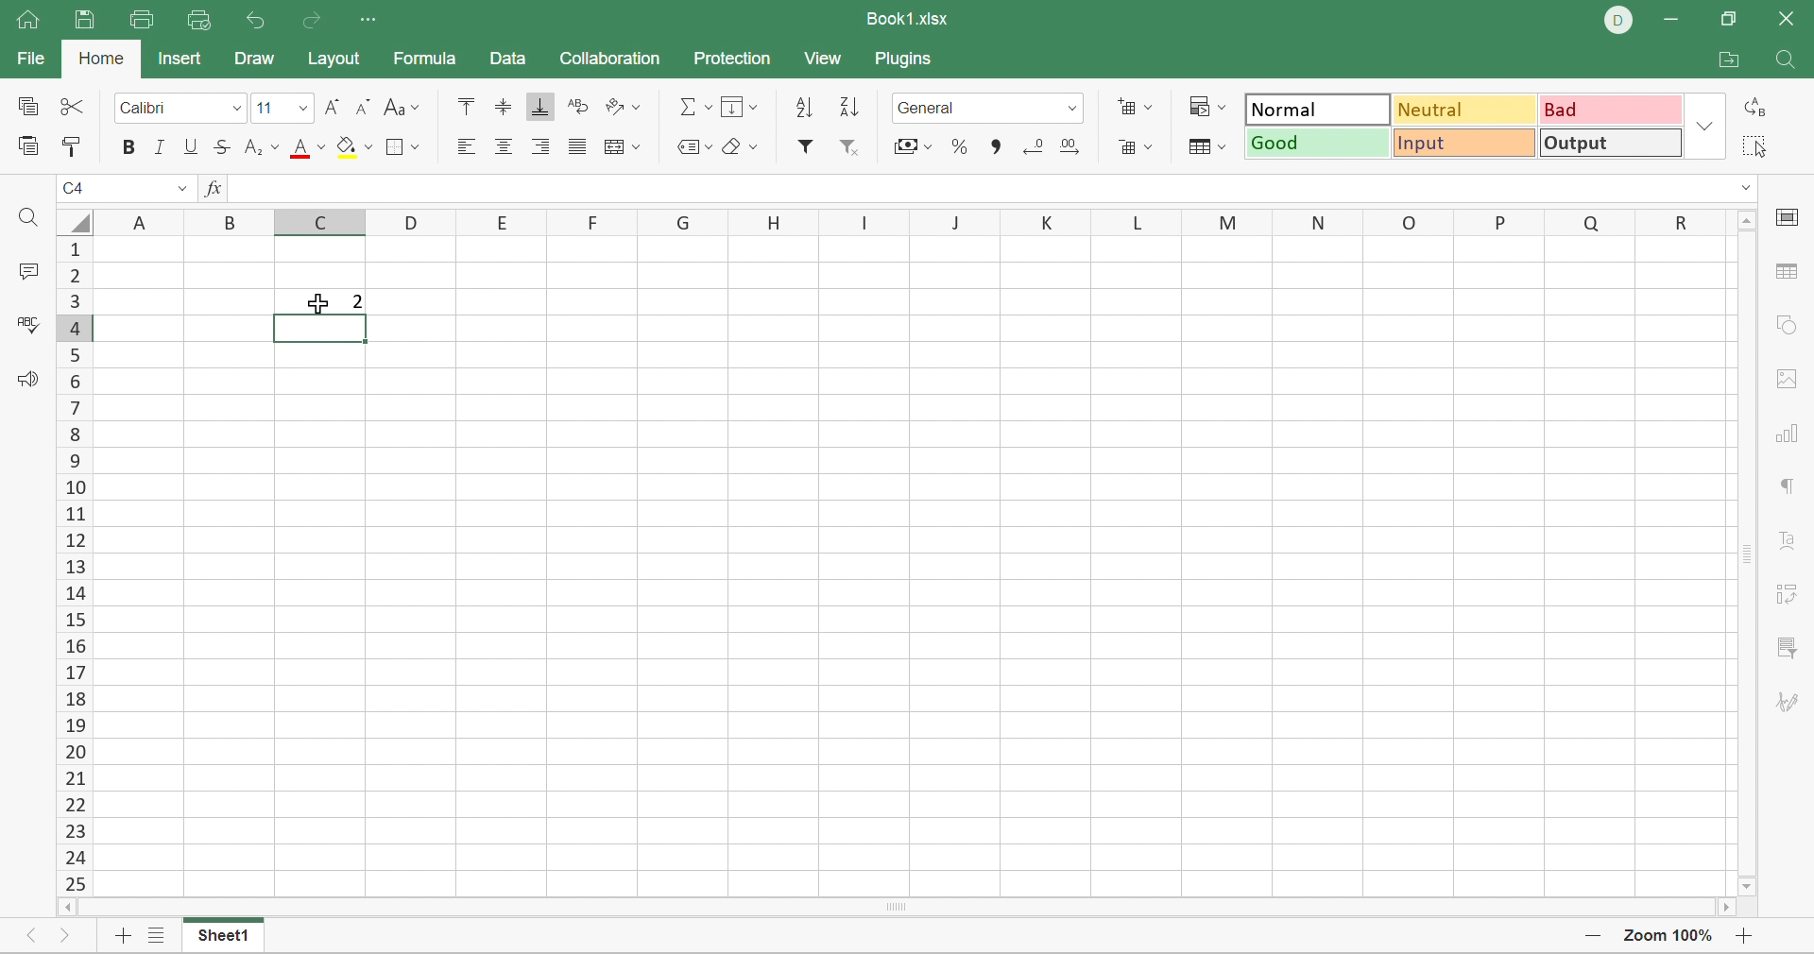  Describe the element at coordinates (910, 147) in the screenshot. I see `Accounting style` at that location.